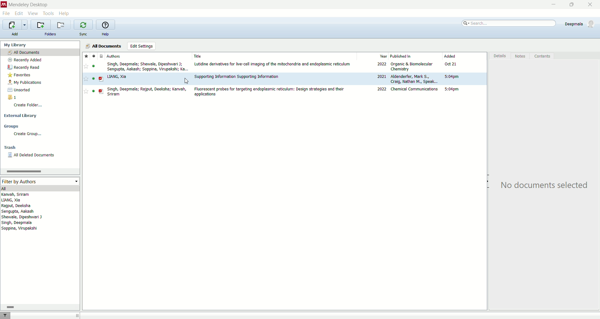 This screenshot has height=319, width=600. What do you see at coordinates (5, 315) in the screenshot?
I see `filter` at bounding box center [5, 315].